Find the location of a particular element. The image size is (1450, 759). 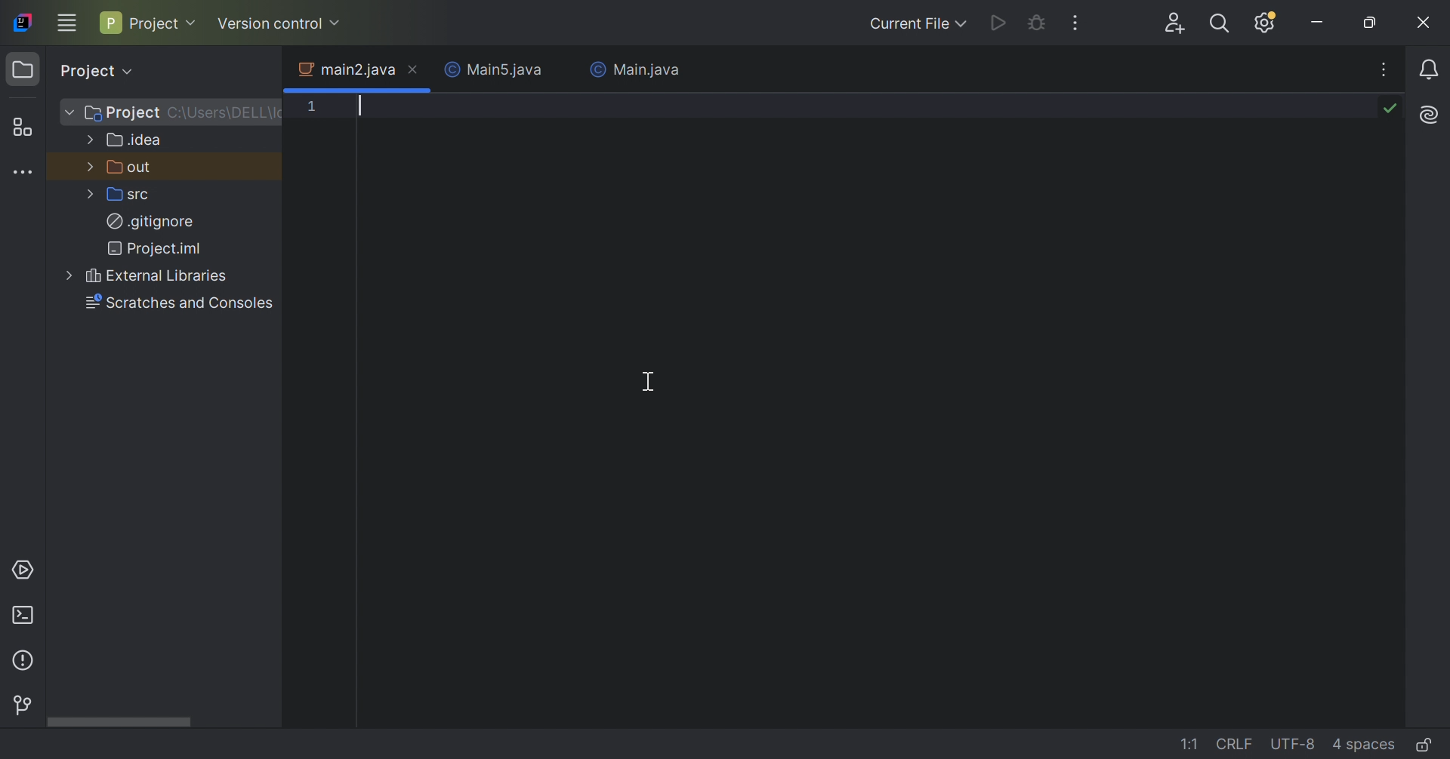

Cursor is located at coordinates (652, 382).